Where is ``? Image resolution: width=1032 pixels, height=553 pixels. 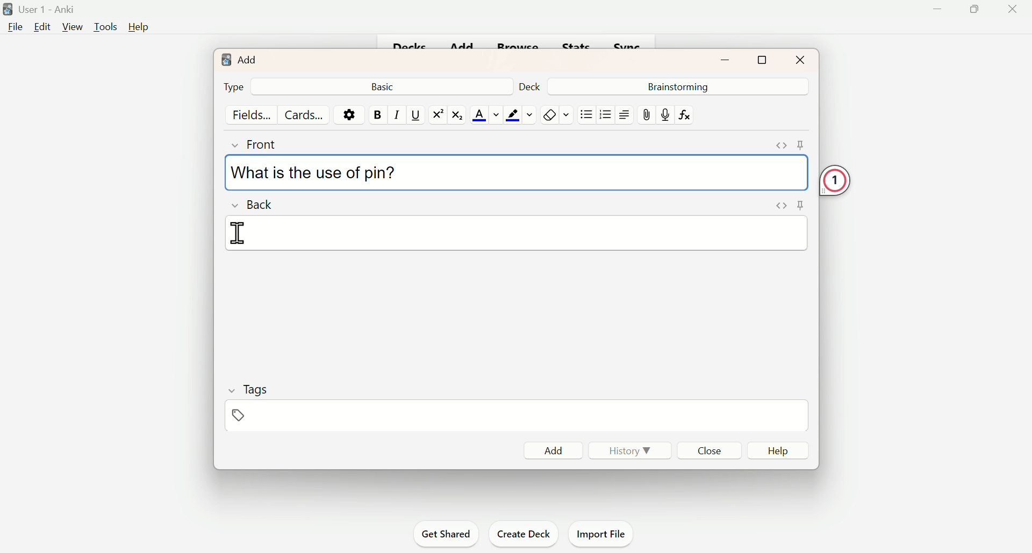
 is located at coordinates (384, 86).